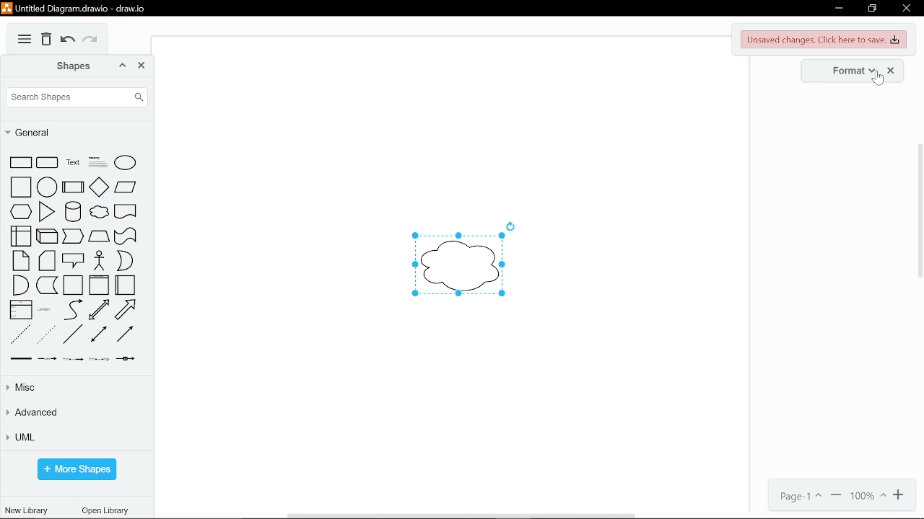  Describe the element at coordinates (20, 187) in the screenshot. I see `square` at that location.